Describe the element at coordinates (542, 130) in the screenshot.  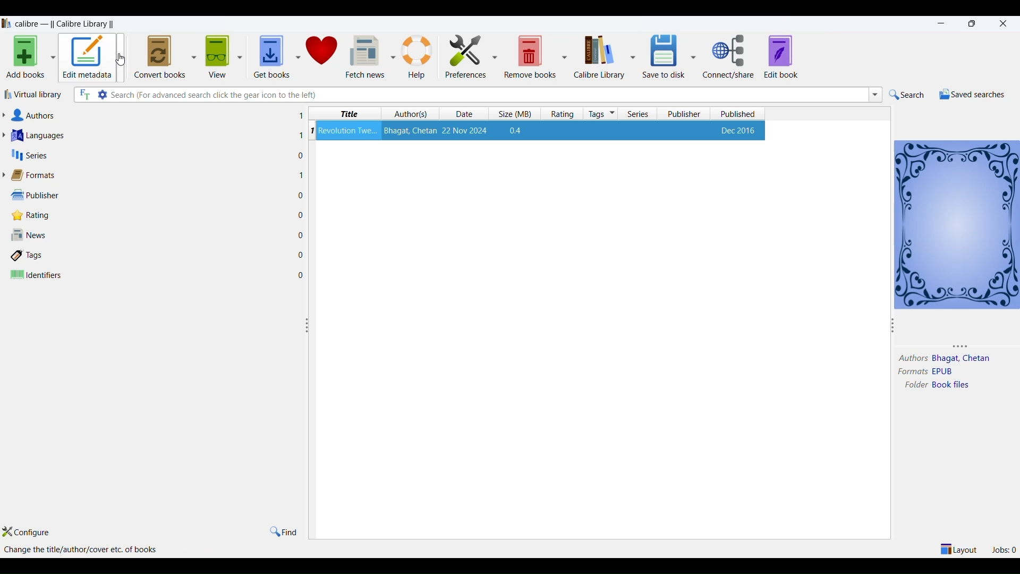
I see `book details` at that location.